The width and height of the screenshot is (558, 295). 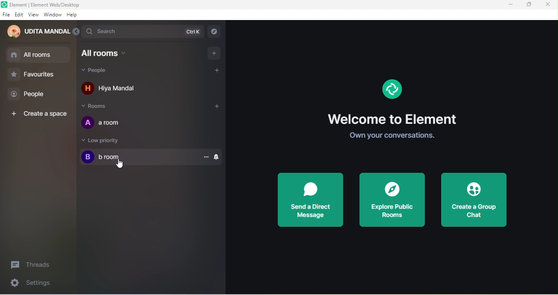 I want to click on window, so click(x=53, y=15).